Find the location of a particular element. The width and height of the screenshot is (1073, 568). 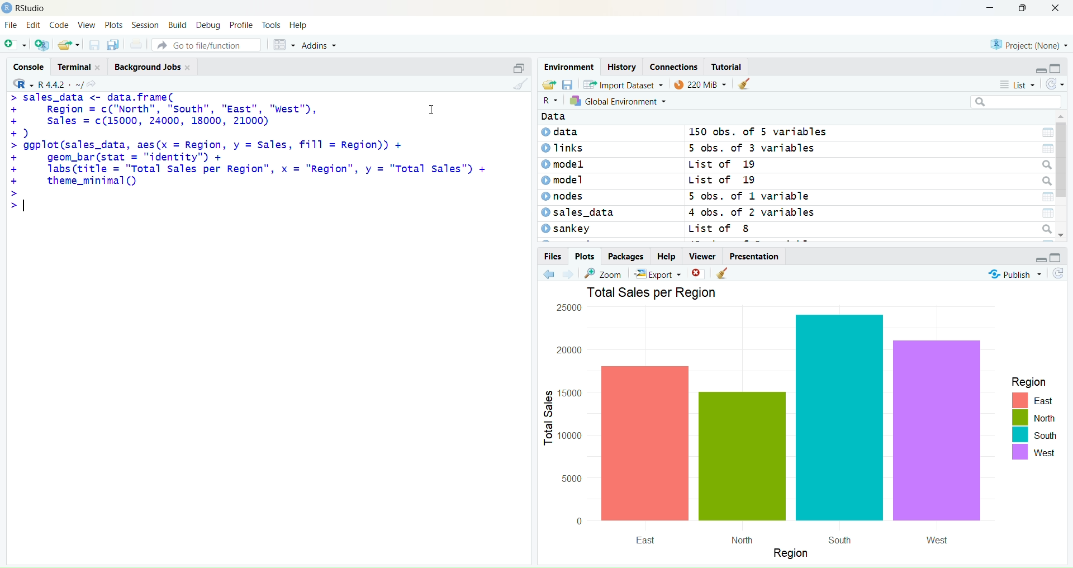

clear is located at coordinates (518, 86).